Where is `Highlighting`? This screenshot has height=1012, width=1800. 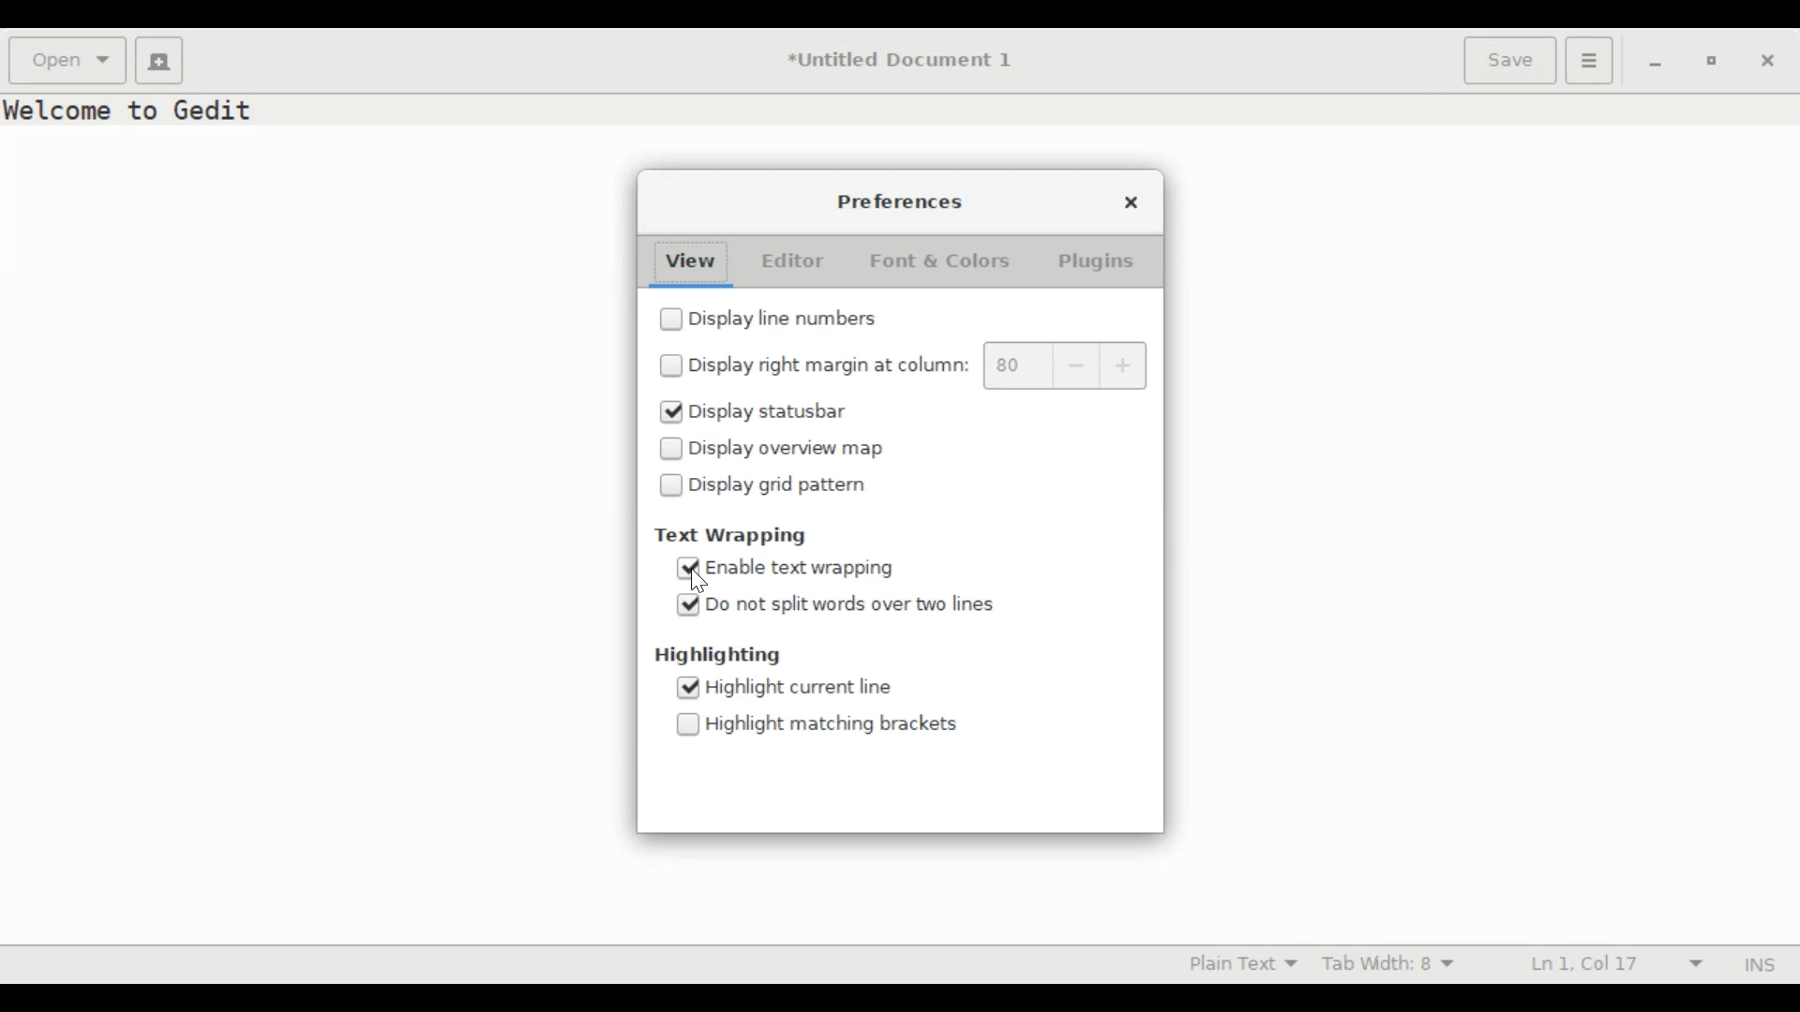 Highlighting is located at coordinates (717, 656).